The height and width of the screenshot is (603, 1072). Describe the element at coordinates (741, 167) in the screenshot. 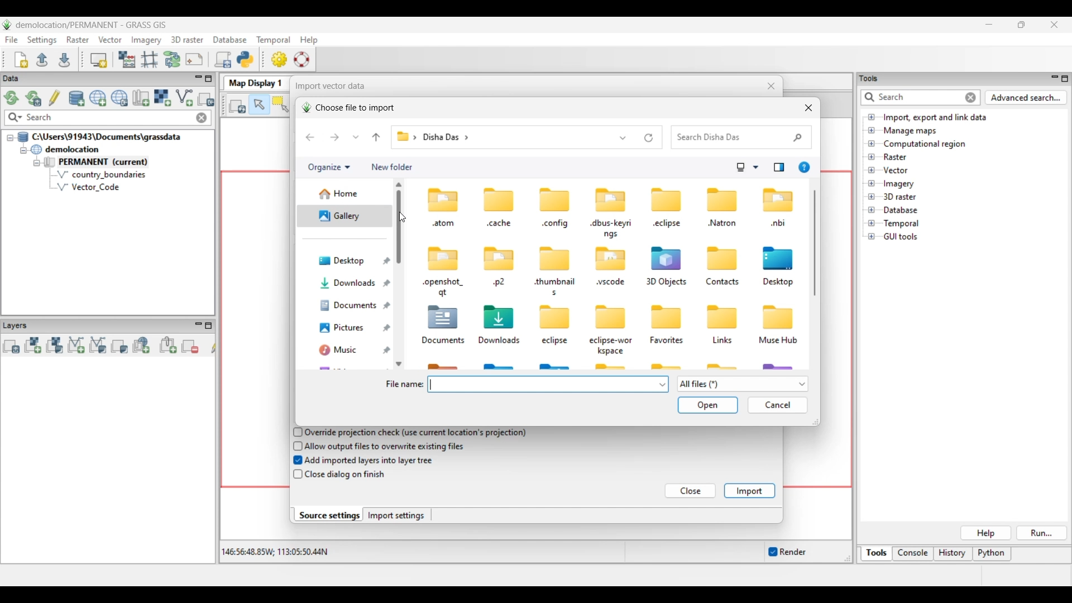

I see `Selected change view` at that location.